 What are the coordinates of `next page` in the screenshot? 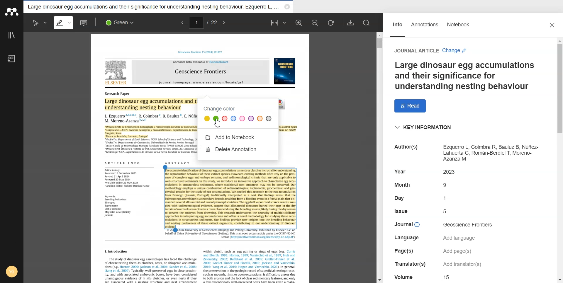 It's located at (225, 22).